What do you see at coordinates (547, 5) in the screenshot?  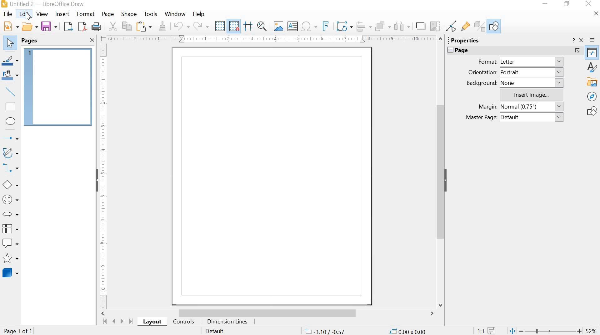 I see `minimize` at bounding box center [547, 5].